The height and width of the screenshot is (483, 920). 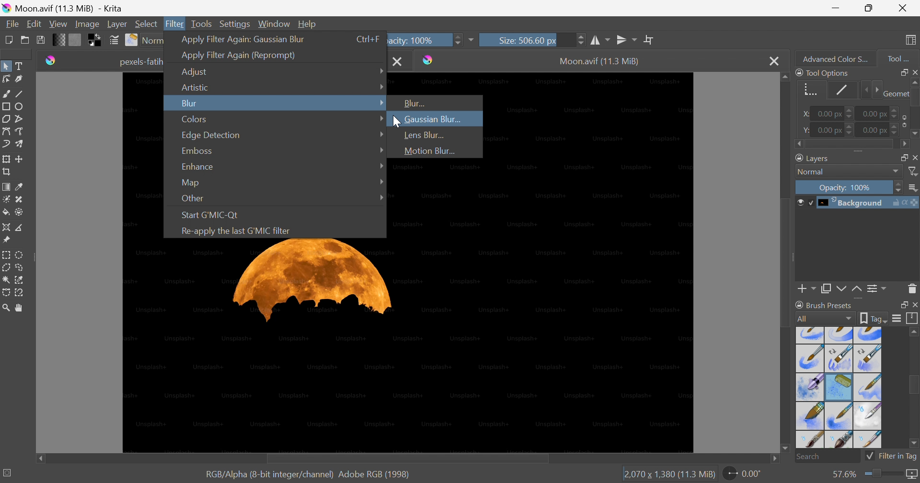 What do you see at coordinates (827, 457) in the screenshot?
I see `Search` at bounding box center [827, 457].